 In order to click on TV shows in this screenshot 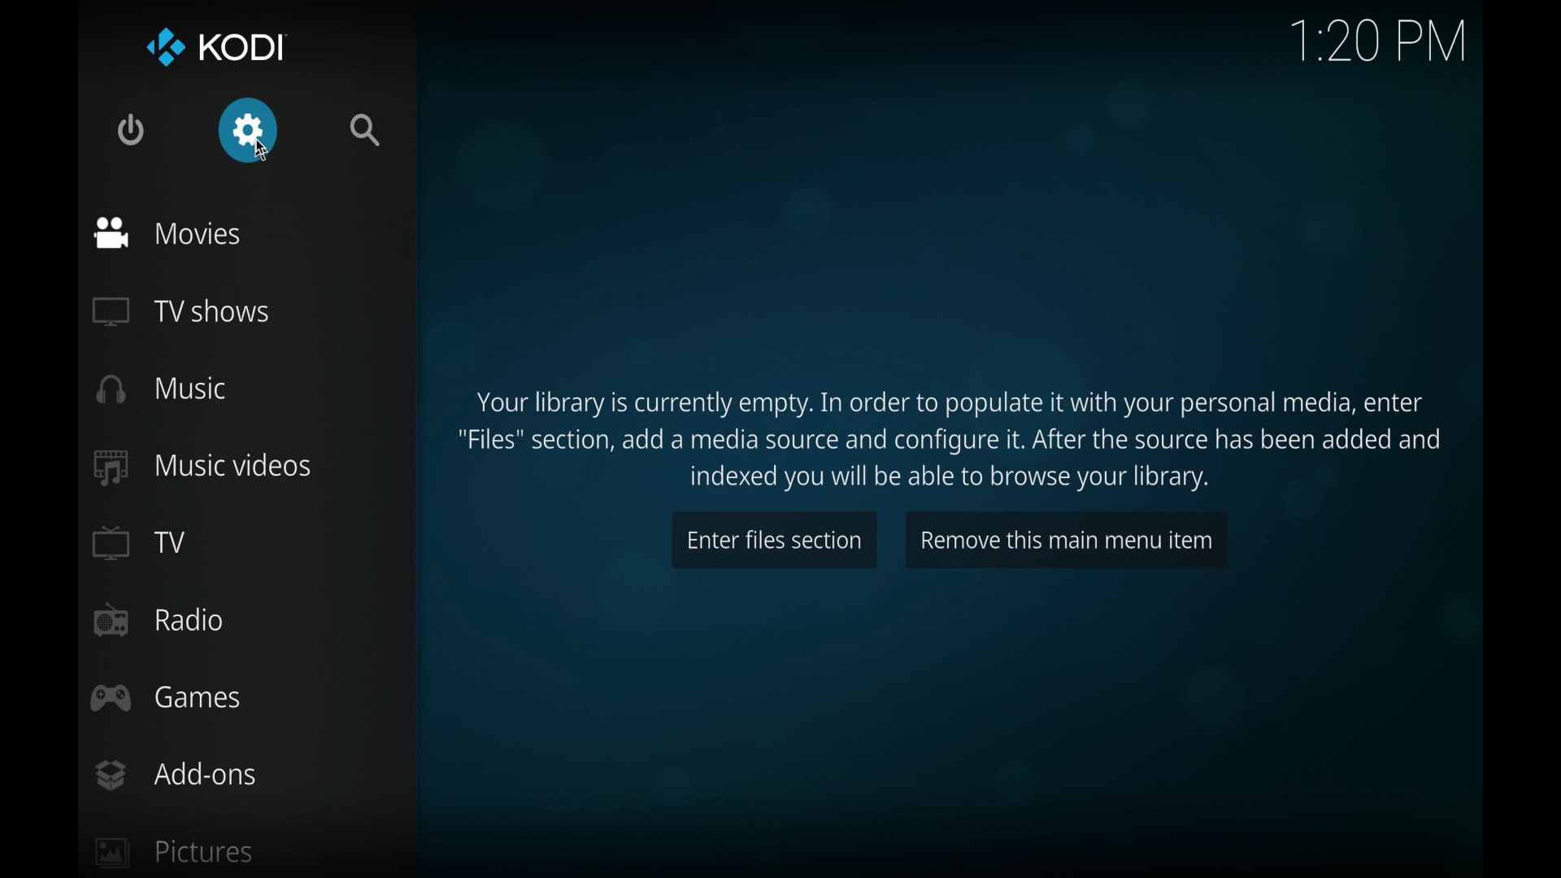, I will do `click(179, 312)`.